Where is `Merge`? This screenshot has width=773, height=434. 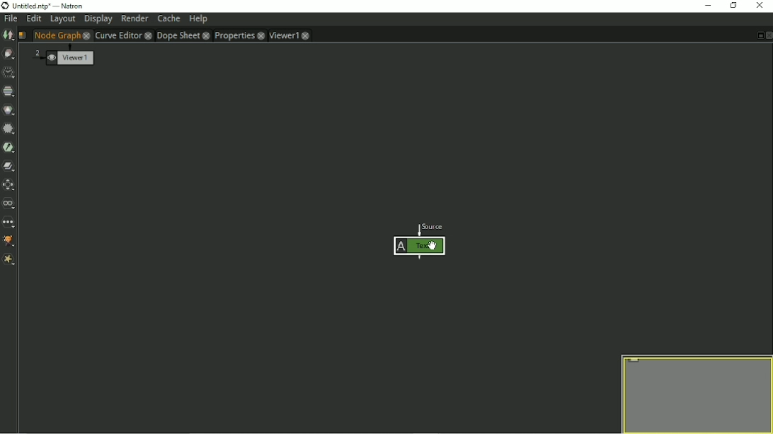 Merge is located at coordinates (9, 167).